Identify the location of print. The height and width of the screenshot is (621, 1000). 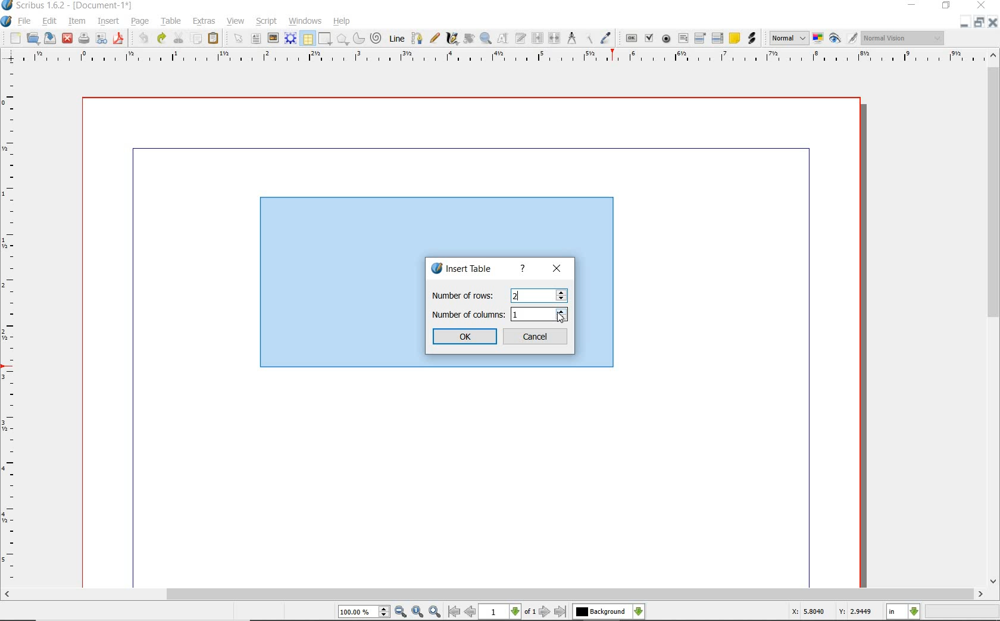
(83, 38).